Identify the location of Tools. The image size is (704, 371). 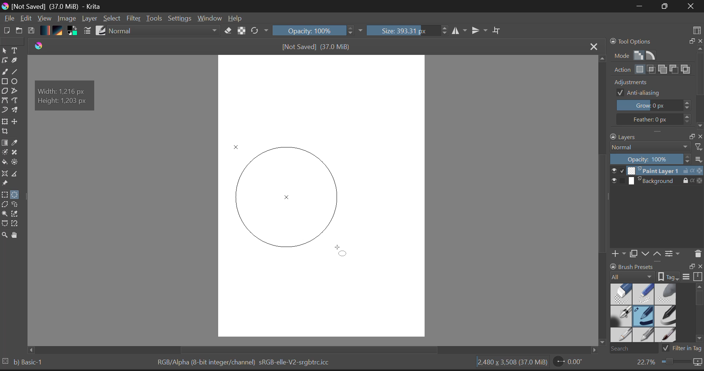
(154, 18).